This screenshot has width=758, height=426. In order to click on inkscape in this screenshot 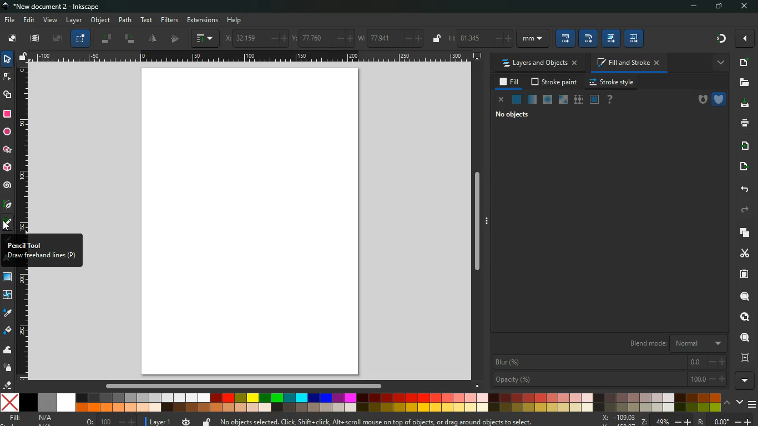, I will do `click(59, 6)`.